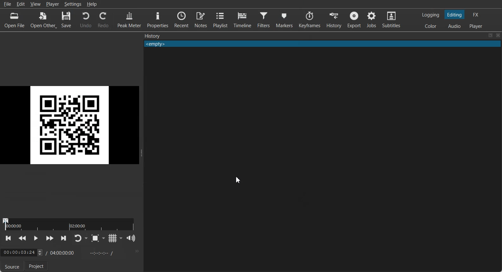 The height and width of the screenshot is (272, 502). Describe the element at coordinates (354, 19) in the screenshot. I see `Export` at that location.